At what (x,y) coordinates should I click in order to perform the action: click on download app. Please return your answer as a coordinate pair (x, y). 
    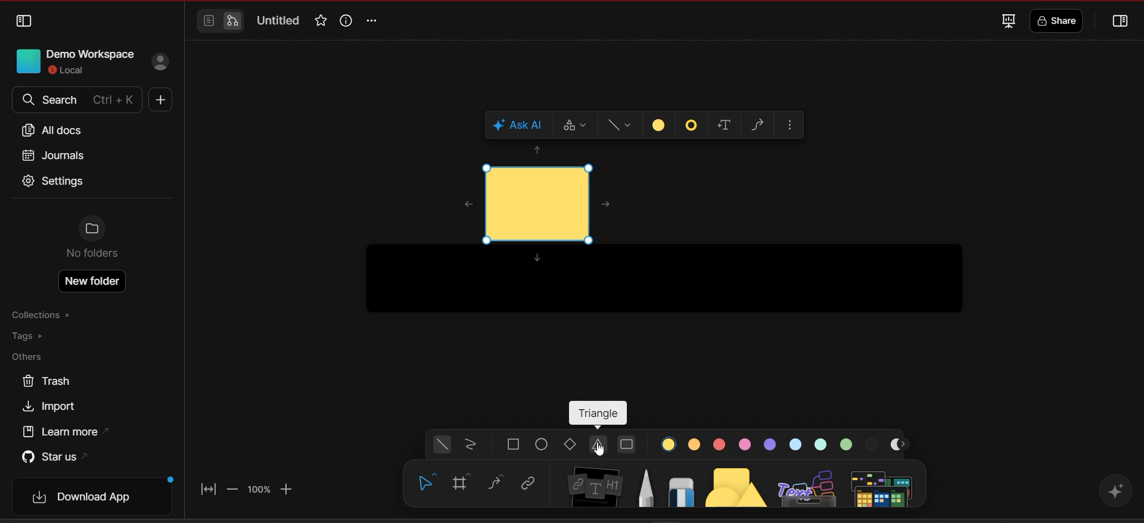
    Looking at the image, I should click on (97, 497).